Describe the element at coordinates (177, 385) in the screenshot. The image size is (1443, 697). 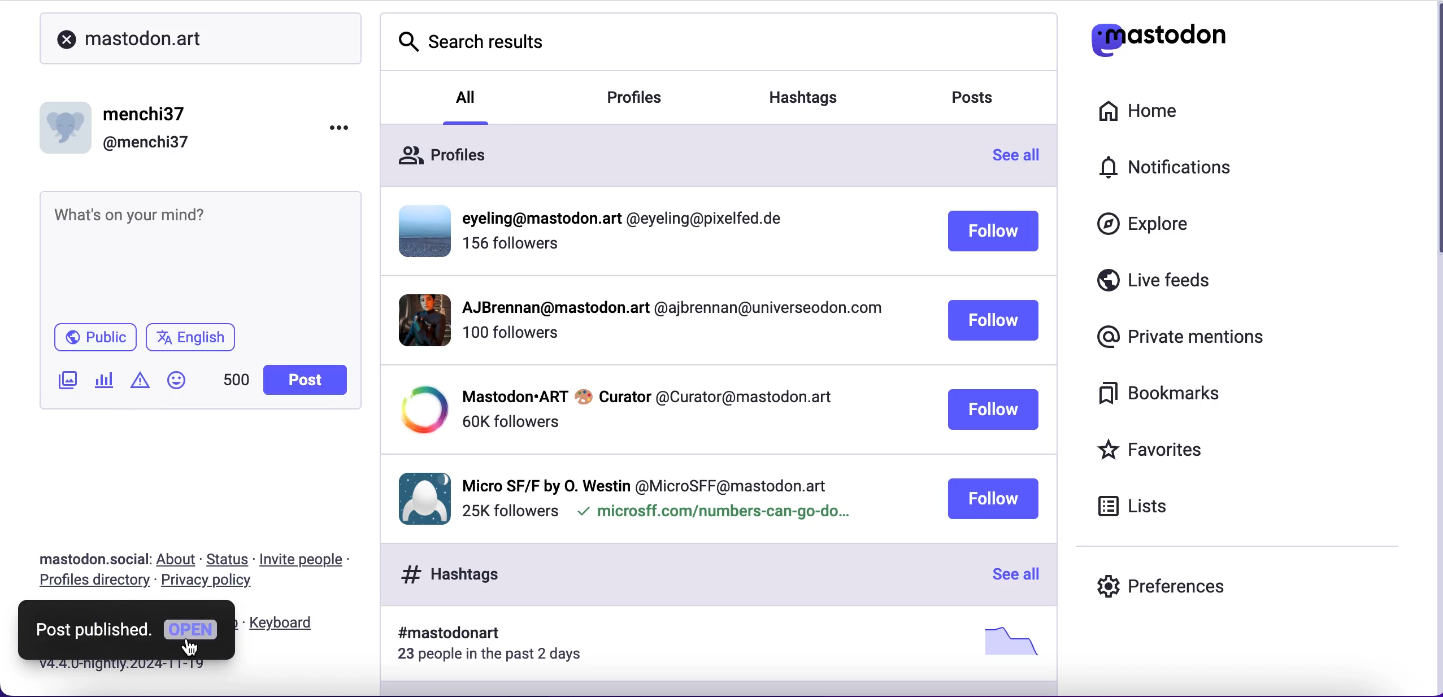
I see `add emoji` at that location.